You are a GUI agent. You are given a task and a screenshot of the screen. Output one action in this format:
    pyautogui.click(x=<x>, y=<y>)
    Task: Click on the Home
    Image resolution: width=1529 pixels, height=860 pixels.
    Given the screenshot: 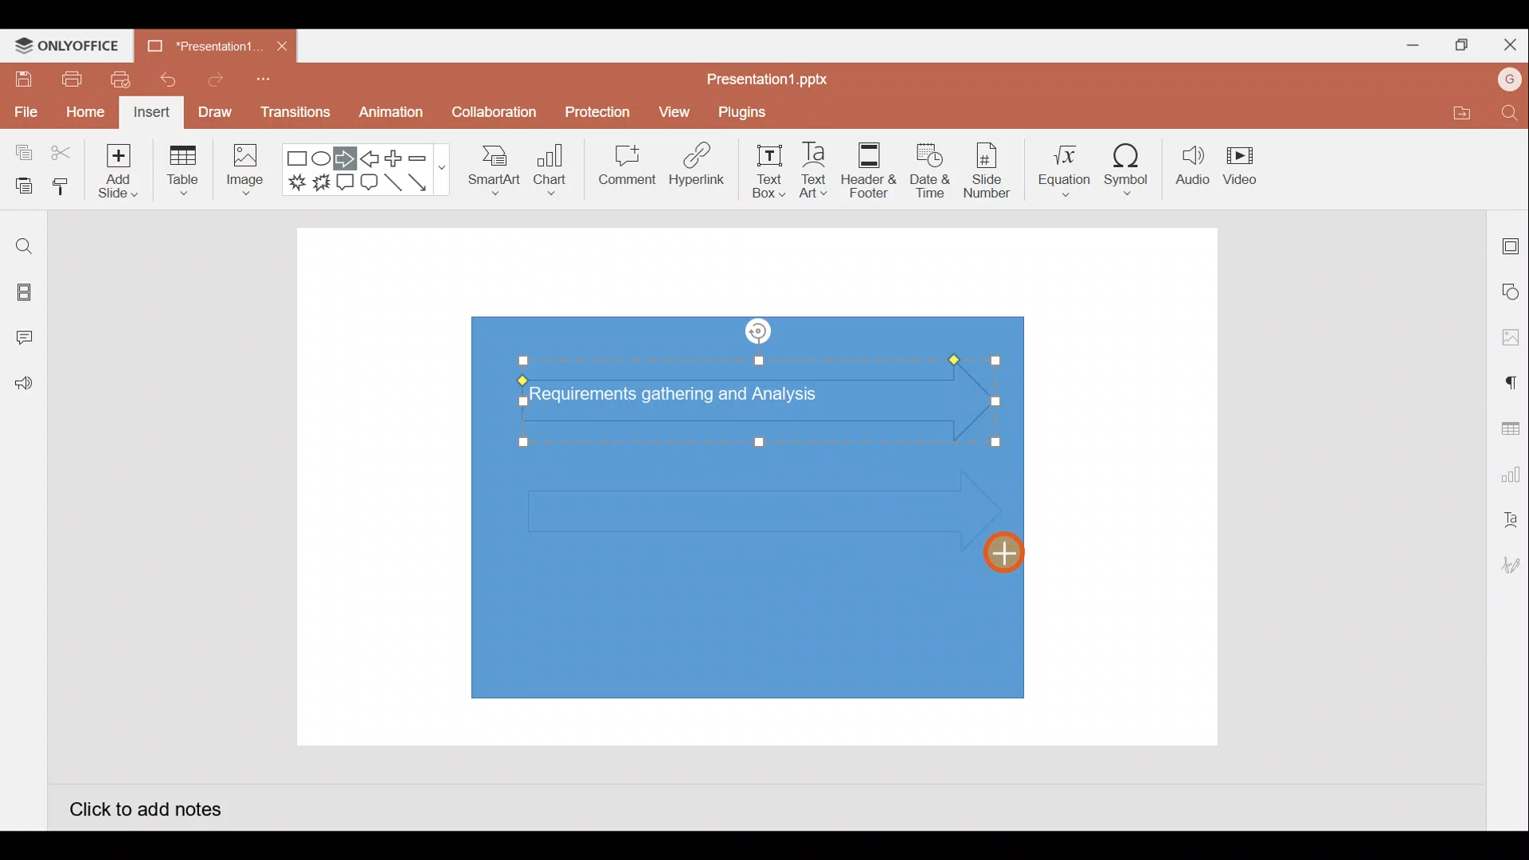 What is the action you would take?
    pyautogui.click(x=85, y=114)
    